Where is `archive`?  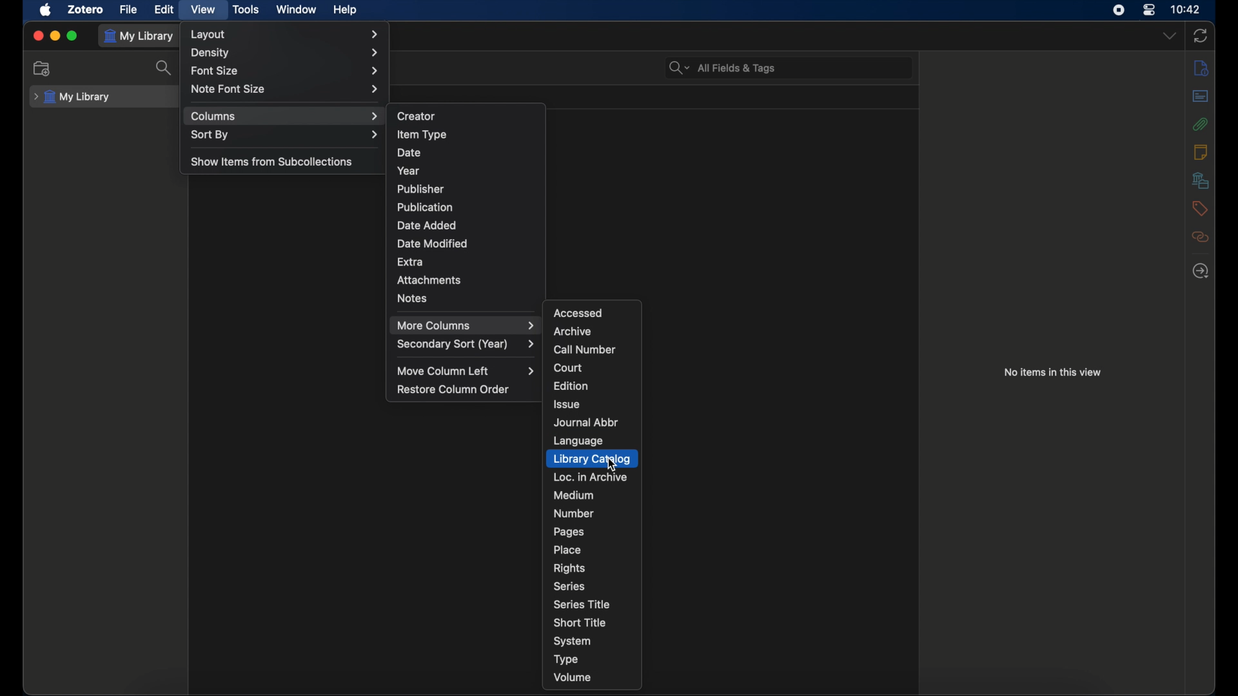
archive is located at coordinates (573, 331).